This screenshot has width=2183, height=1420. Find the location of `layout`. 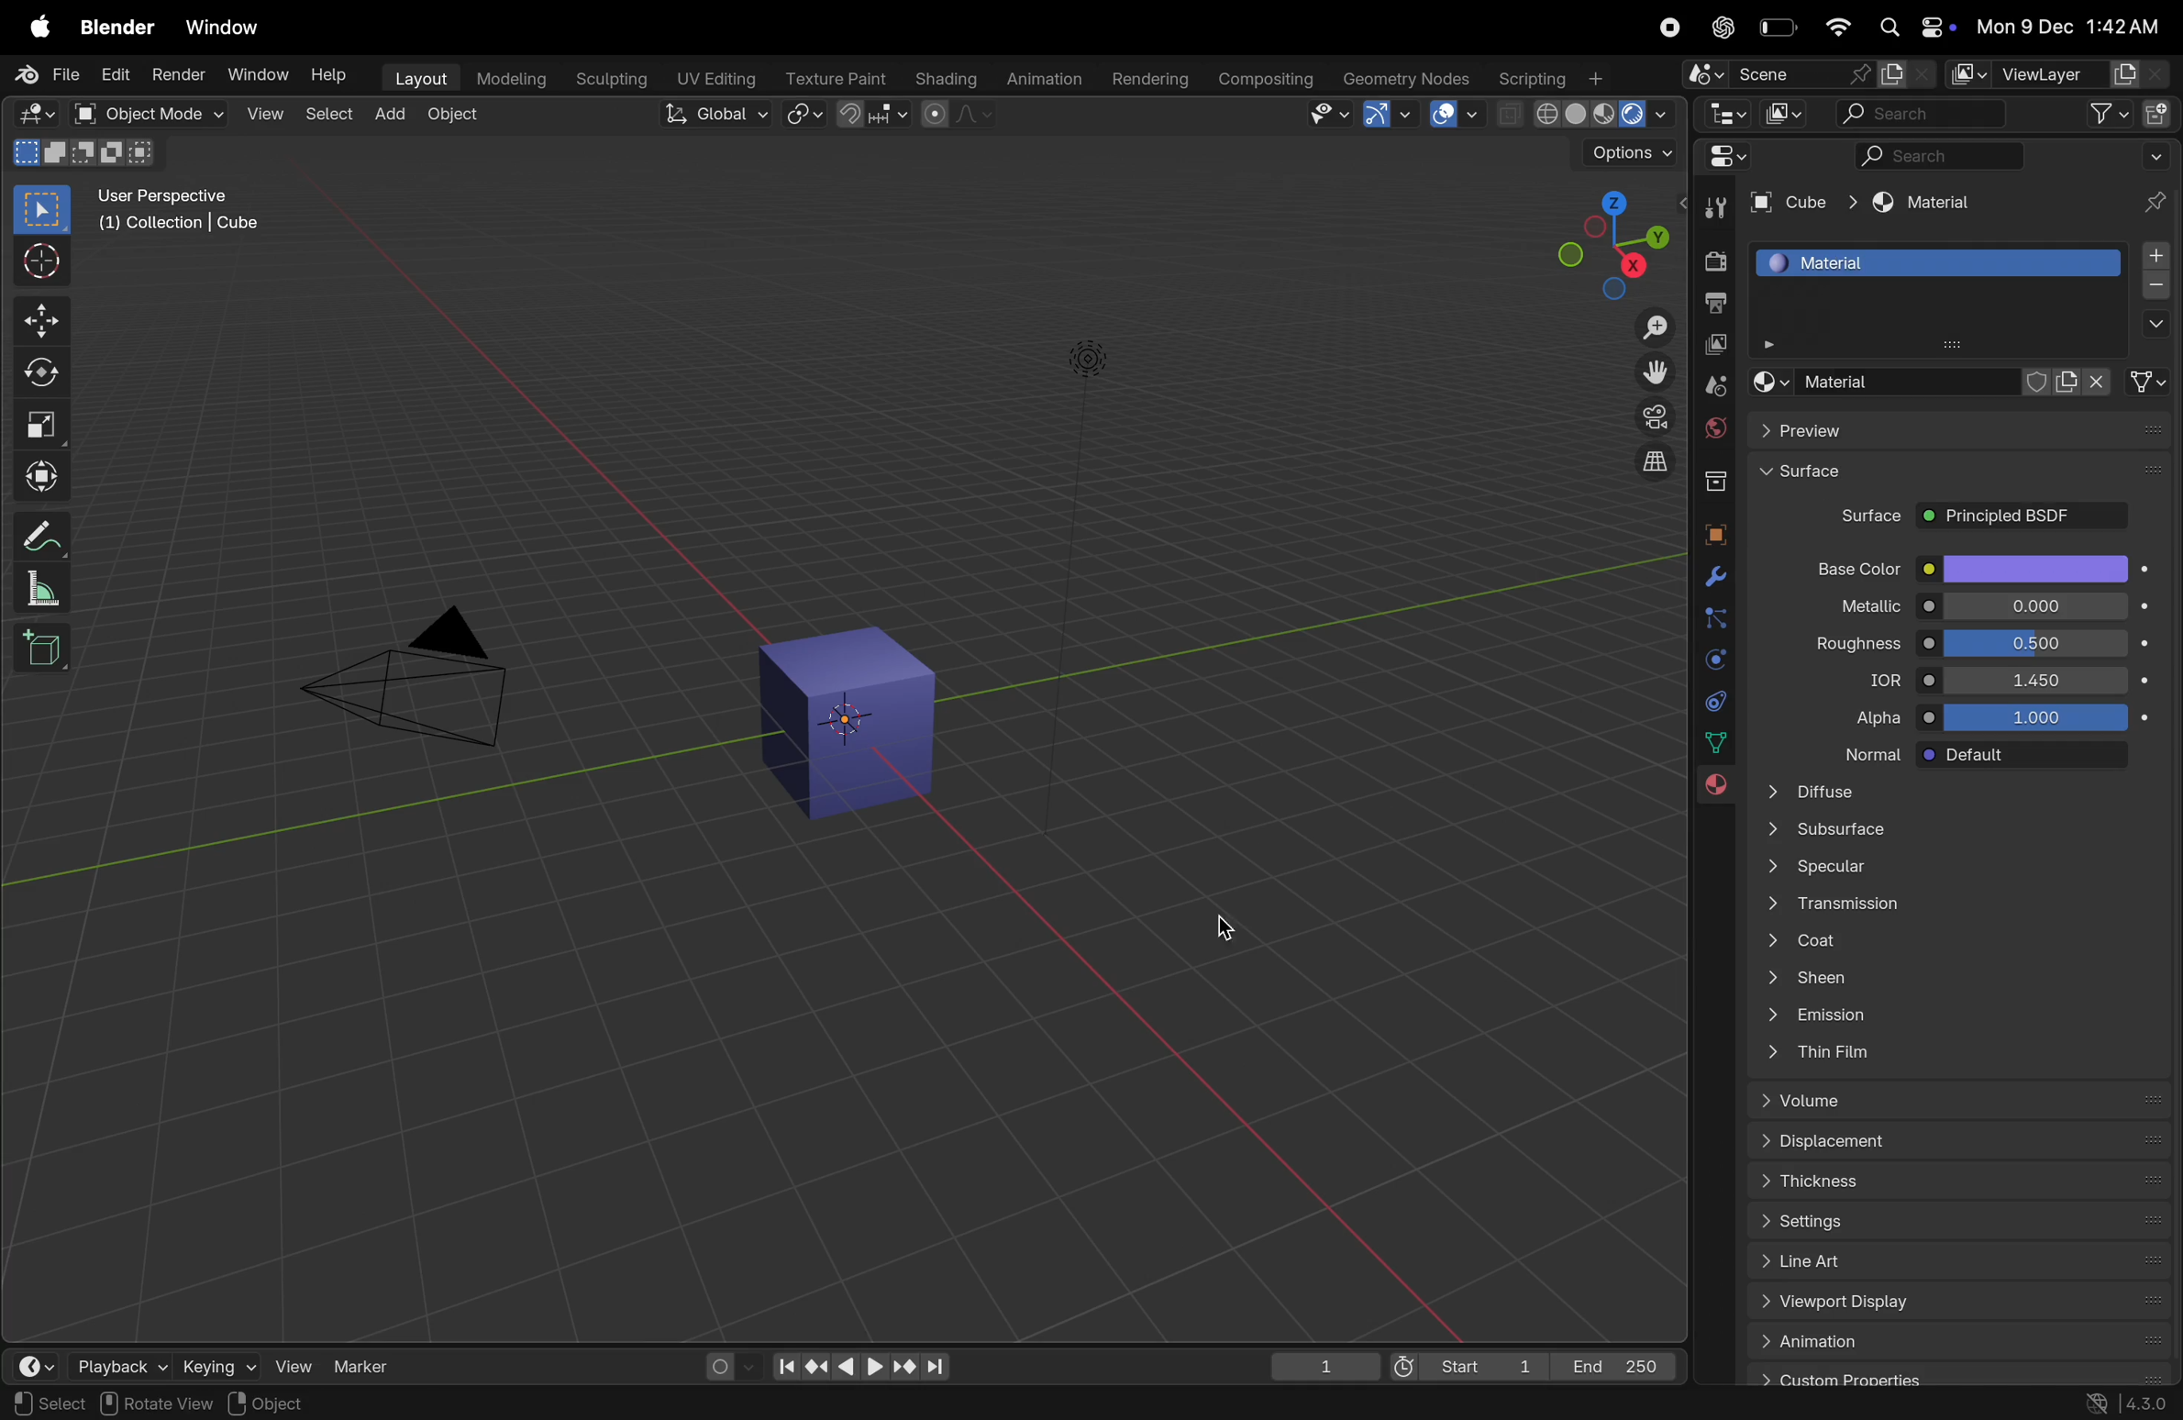

layout is located at coordinates (418, 80).